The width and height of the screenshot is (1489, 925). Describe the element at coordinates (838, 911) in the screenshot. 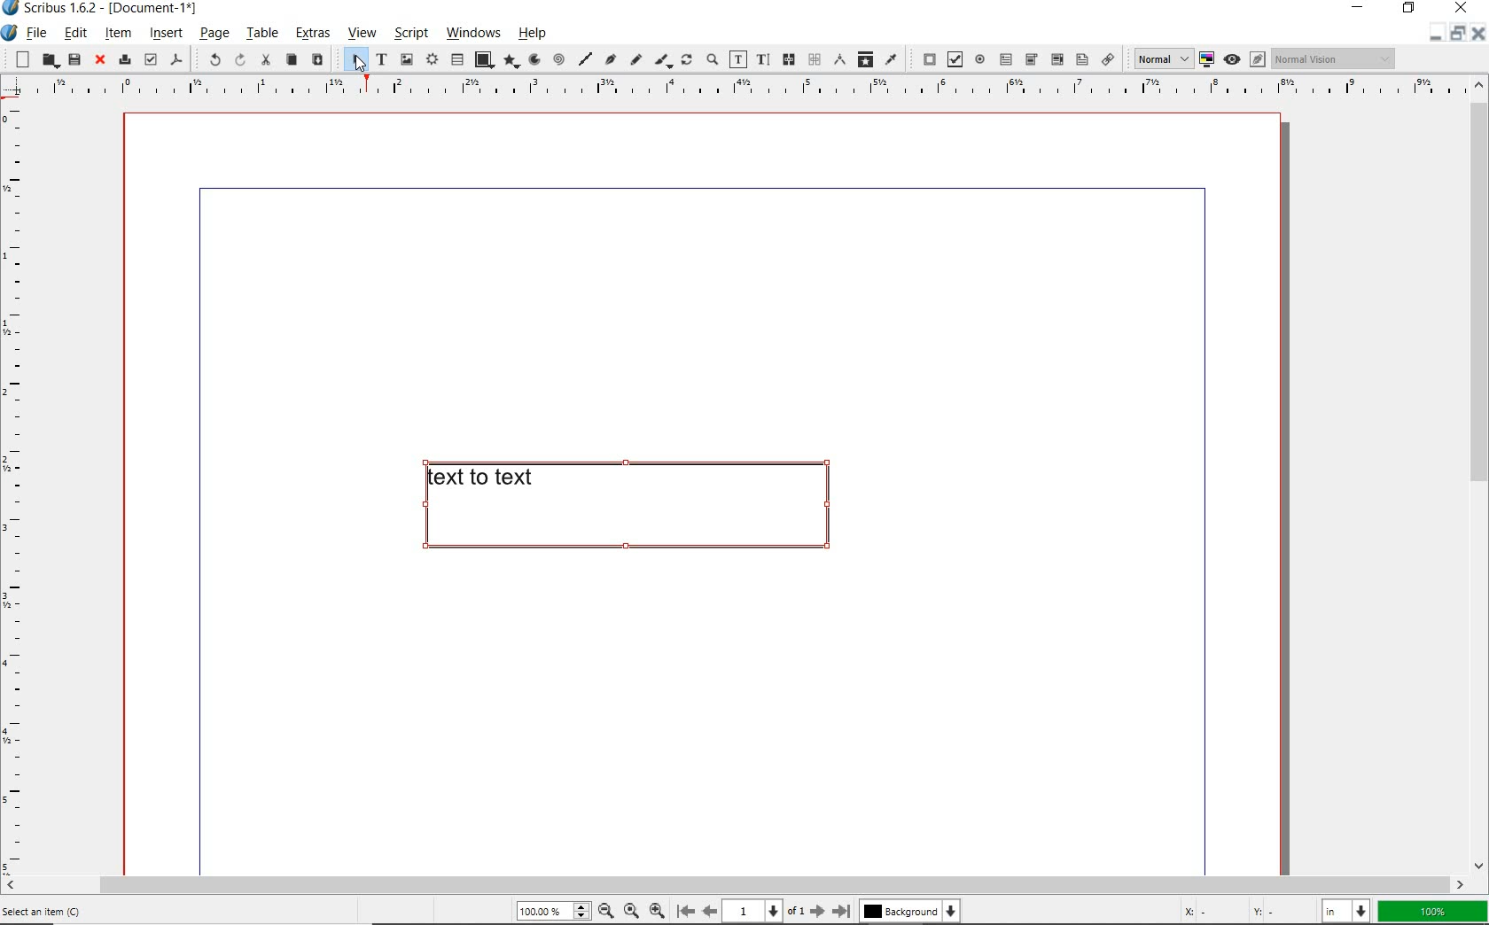

I see `Last page` at that location.